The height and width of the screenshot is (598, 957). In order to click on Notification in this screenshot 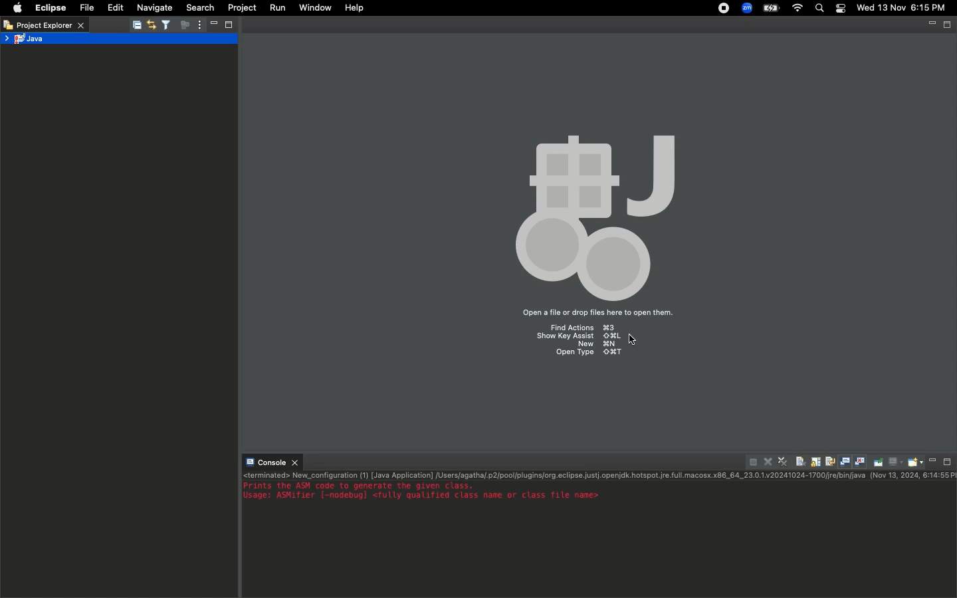, I will do `click(841, 9)`.